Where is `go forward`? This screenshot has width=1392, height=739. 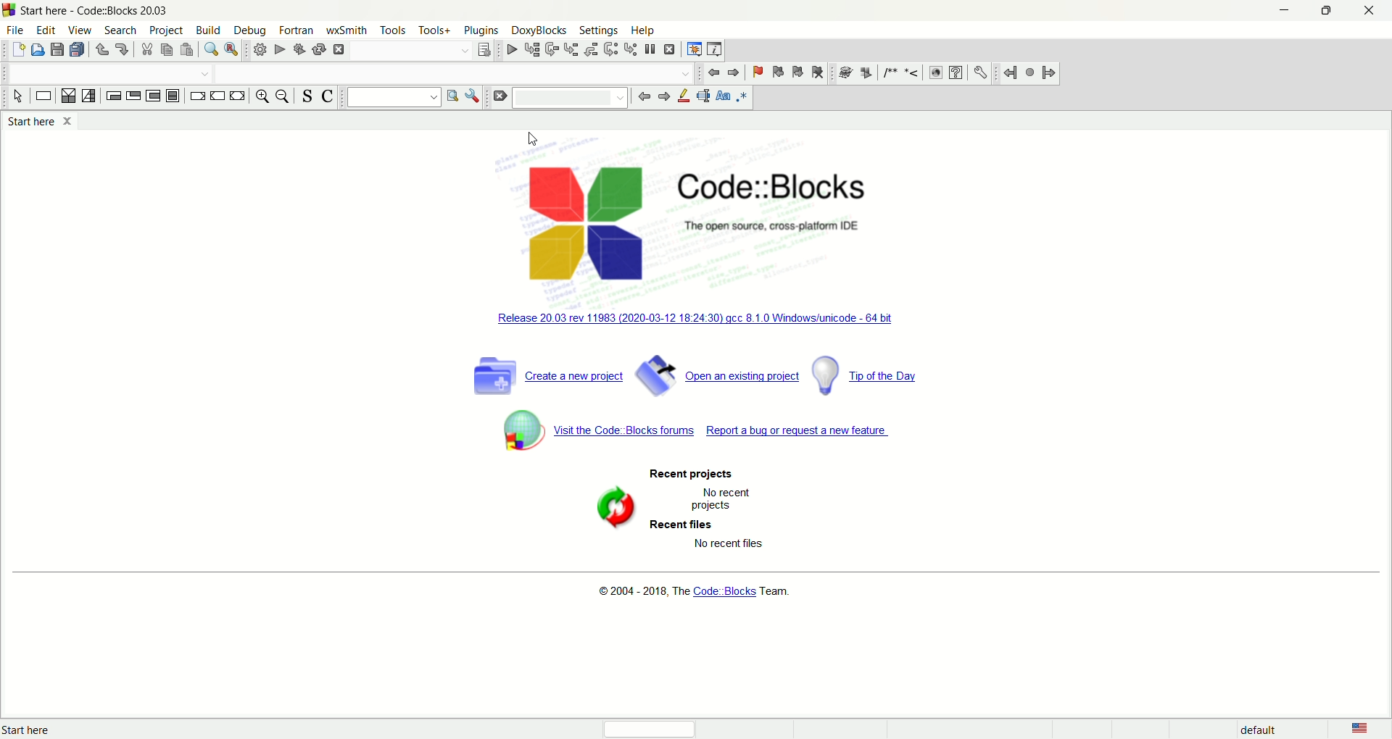
go forward is located at coordinates (663, 97).